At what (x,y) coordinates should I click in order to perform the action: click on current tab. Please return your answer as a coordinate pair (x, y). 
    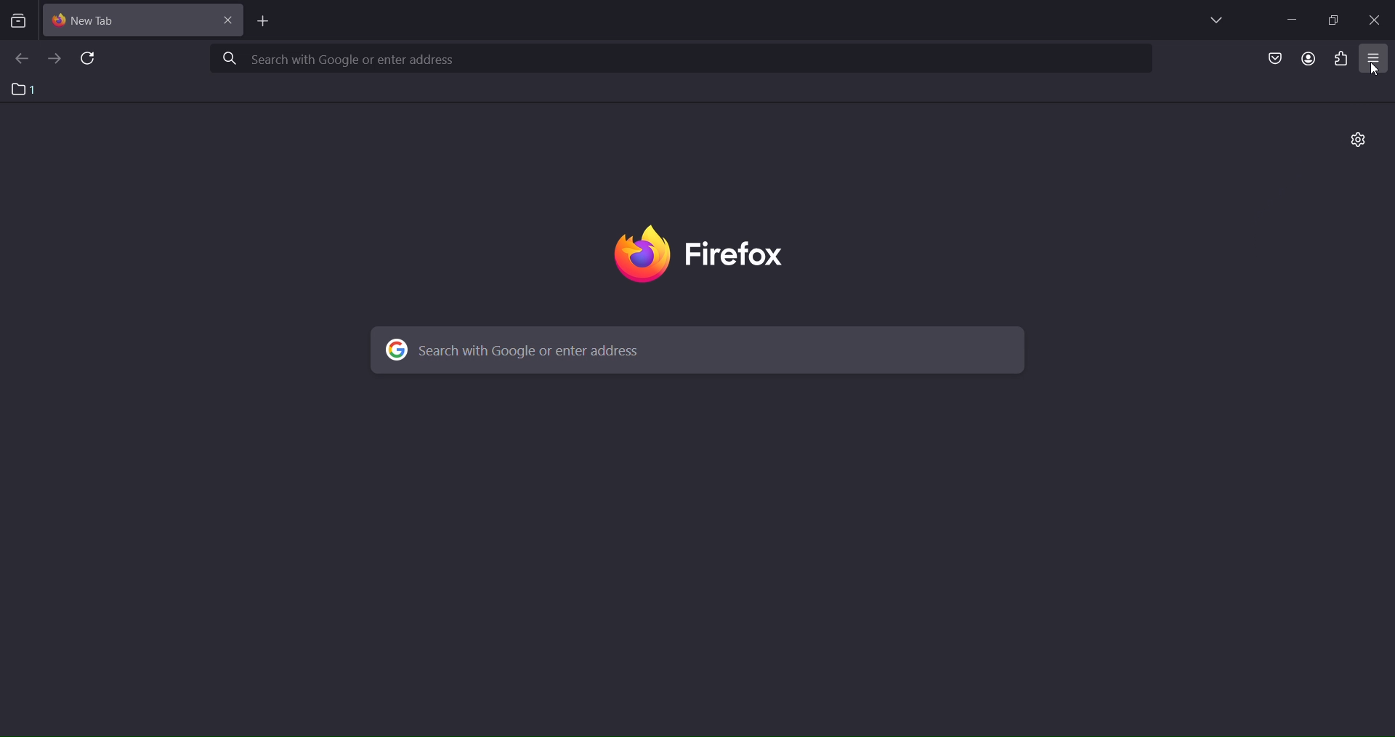
    Looking at the image, I should click on (121, 19).